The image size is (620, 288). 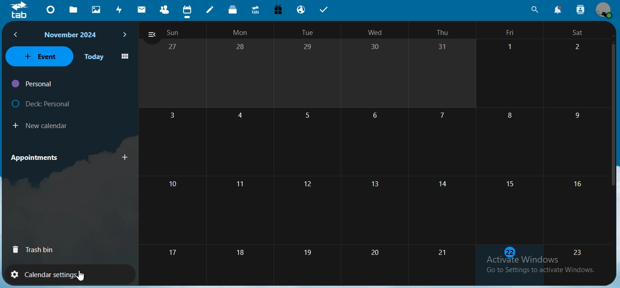 I want to click on today, so click(x=94, y=57).